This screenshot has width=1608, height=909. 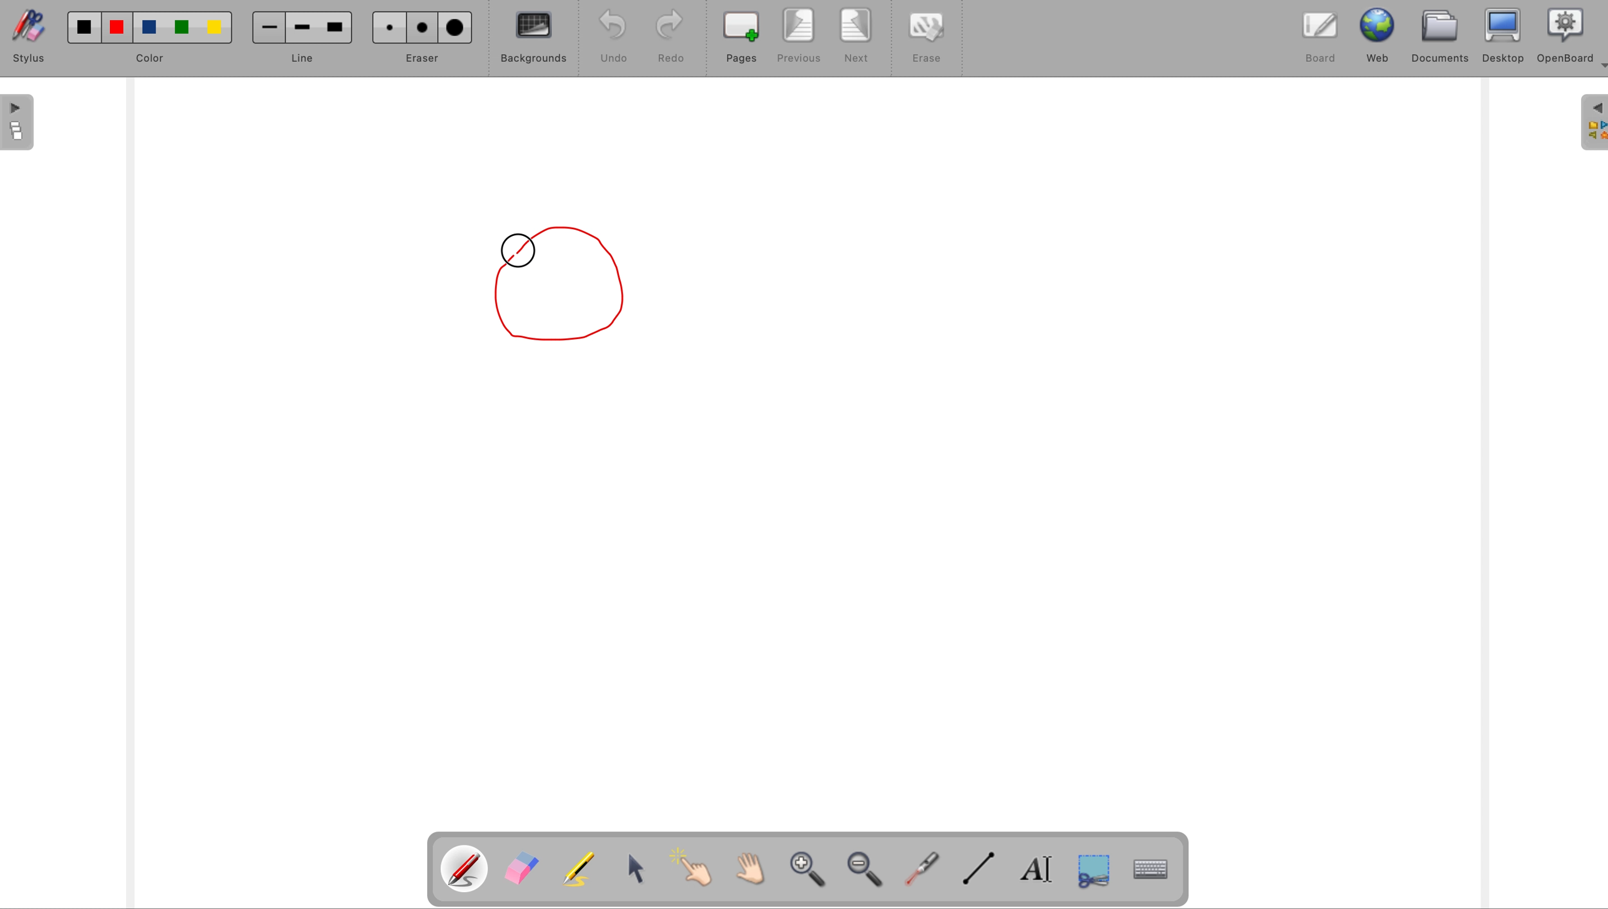 What do you see at coordinates (520, 255) in the screenshot?
I see `cursor` at bounding box center [520, 255].